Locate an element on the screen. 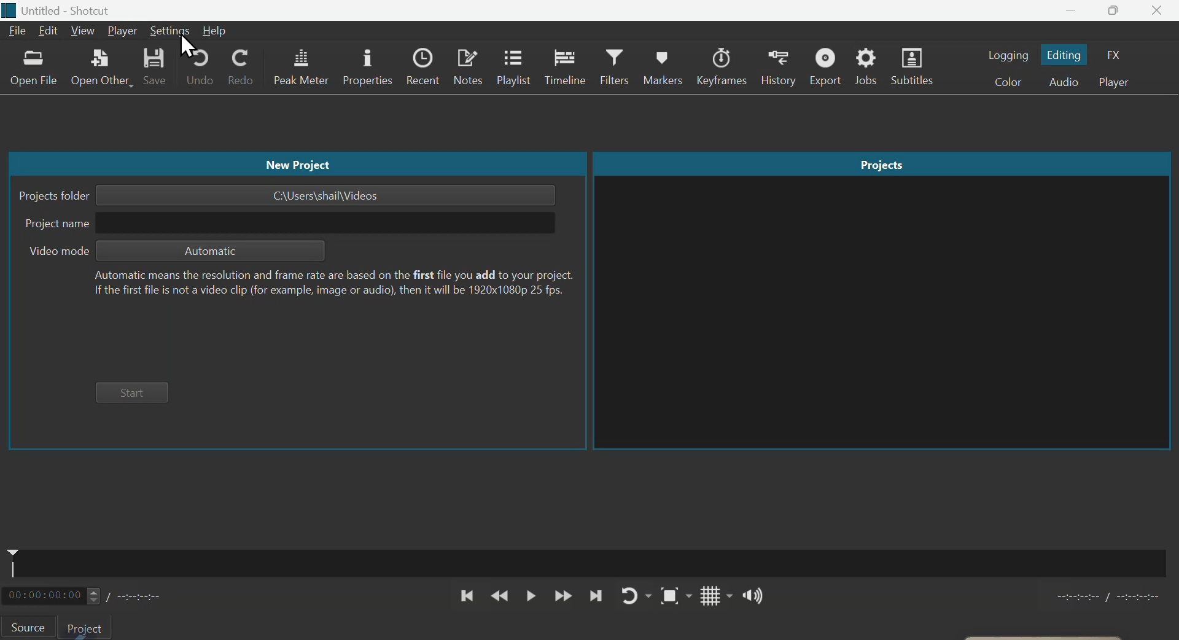 This screenshot has width=1179, height=640. Peak metre is located at coordinates (300, 67).